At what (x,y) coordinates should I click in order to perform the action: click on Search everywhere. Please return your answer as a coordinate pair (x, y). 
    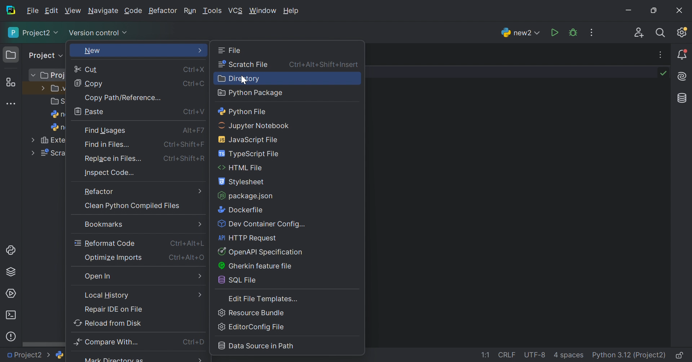
    Looking at the image, I should click on (662, 34).